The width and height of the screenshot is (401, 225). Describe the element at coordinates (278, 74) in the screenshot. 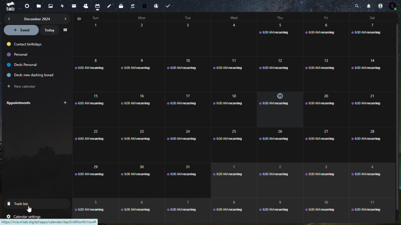

I see `12` at that location.